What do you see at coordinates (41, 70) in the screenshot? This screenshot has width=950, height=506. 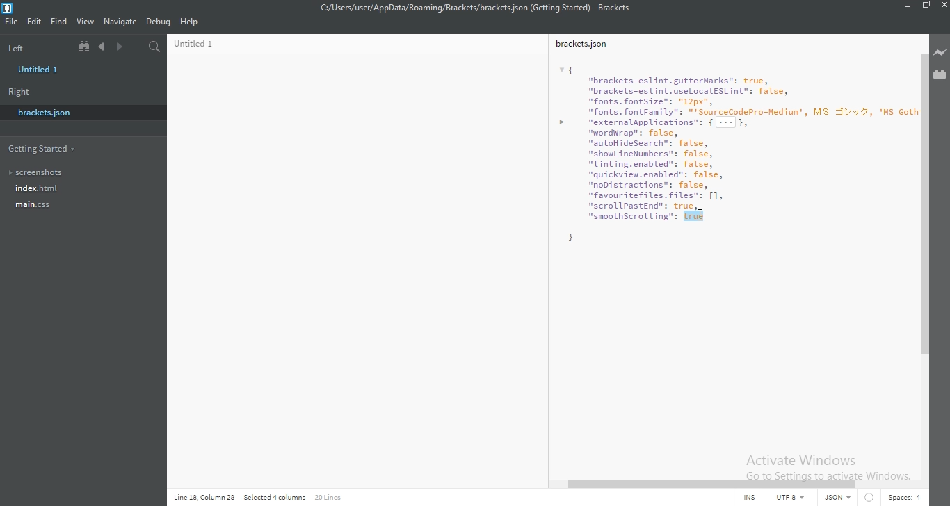 I see `untitled` at bounding box center [41, 70].